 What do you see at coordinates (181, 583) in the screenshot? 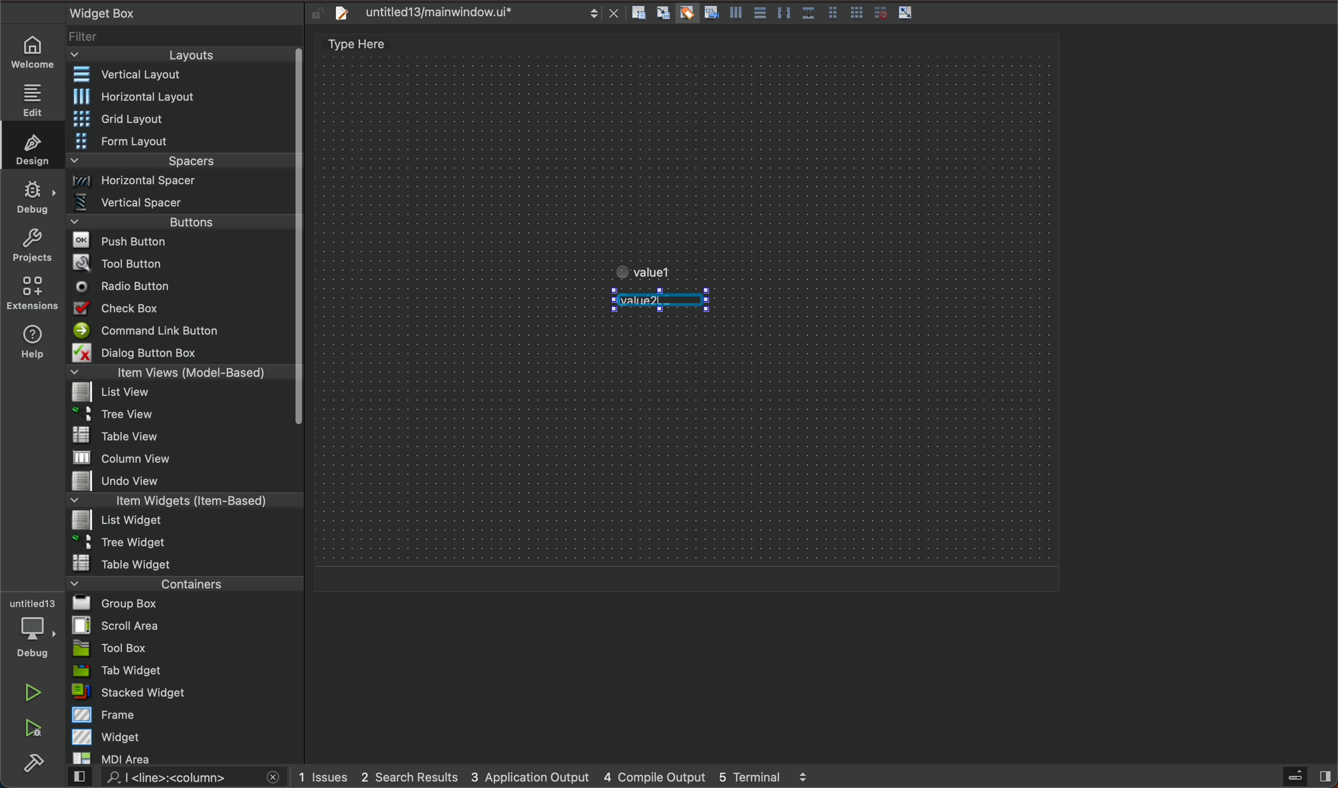
I see `containers` at bounding box center [181, 583].